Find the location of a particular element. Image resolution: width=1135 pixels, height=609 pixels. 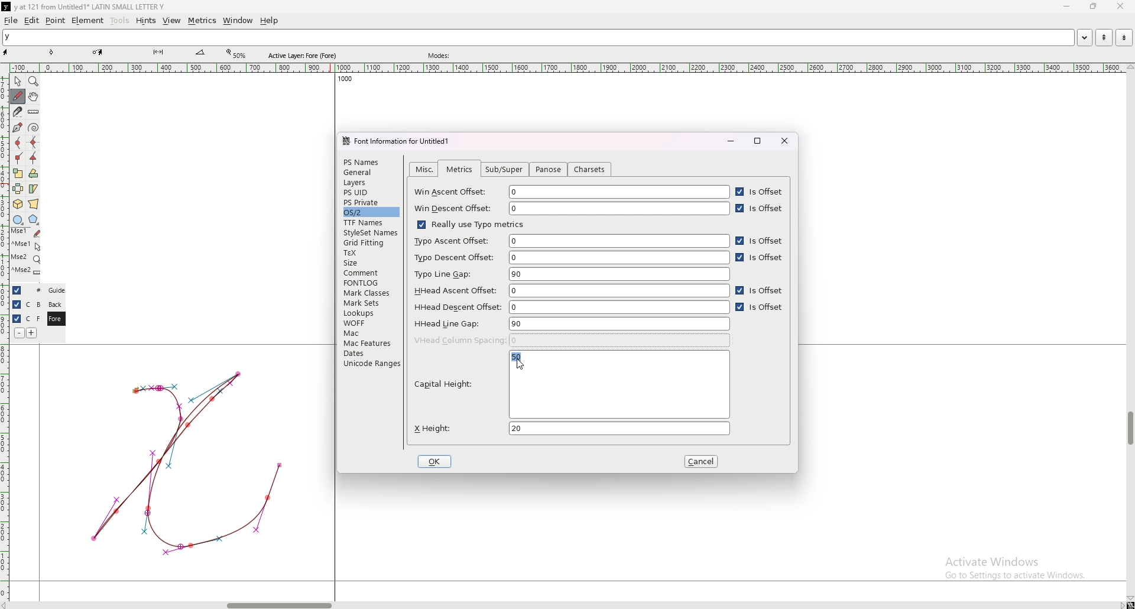

change whether spiro is active or not is located at coordinates (34, 127).